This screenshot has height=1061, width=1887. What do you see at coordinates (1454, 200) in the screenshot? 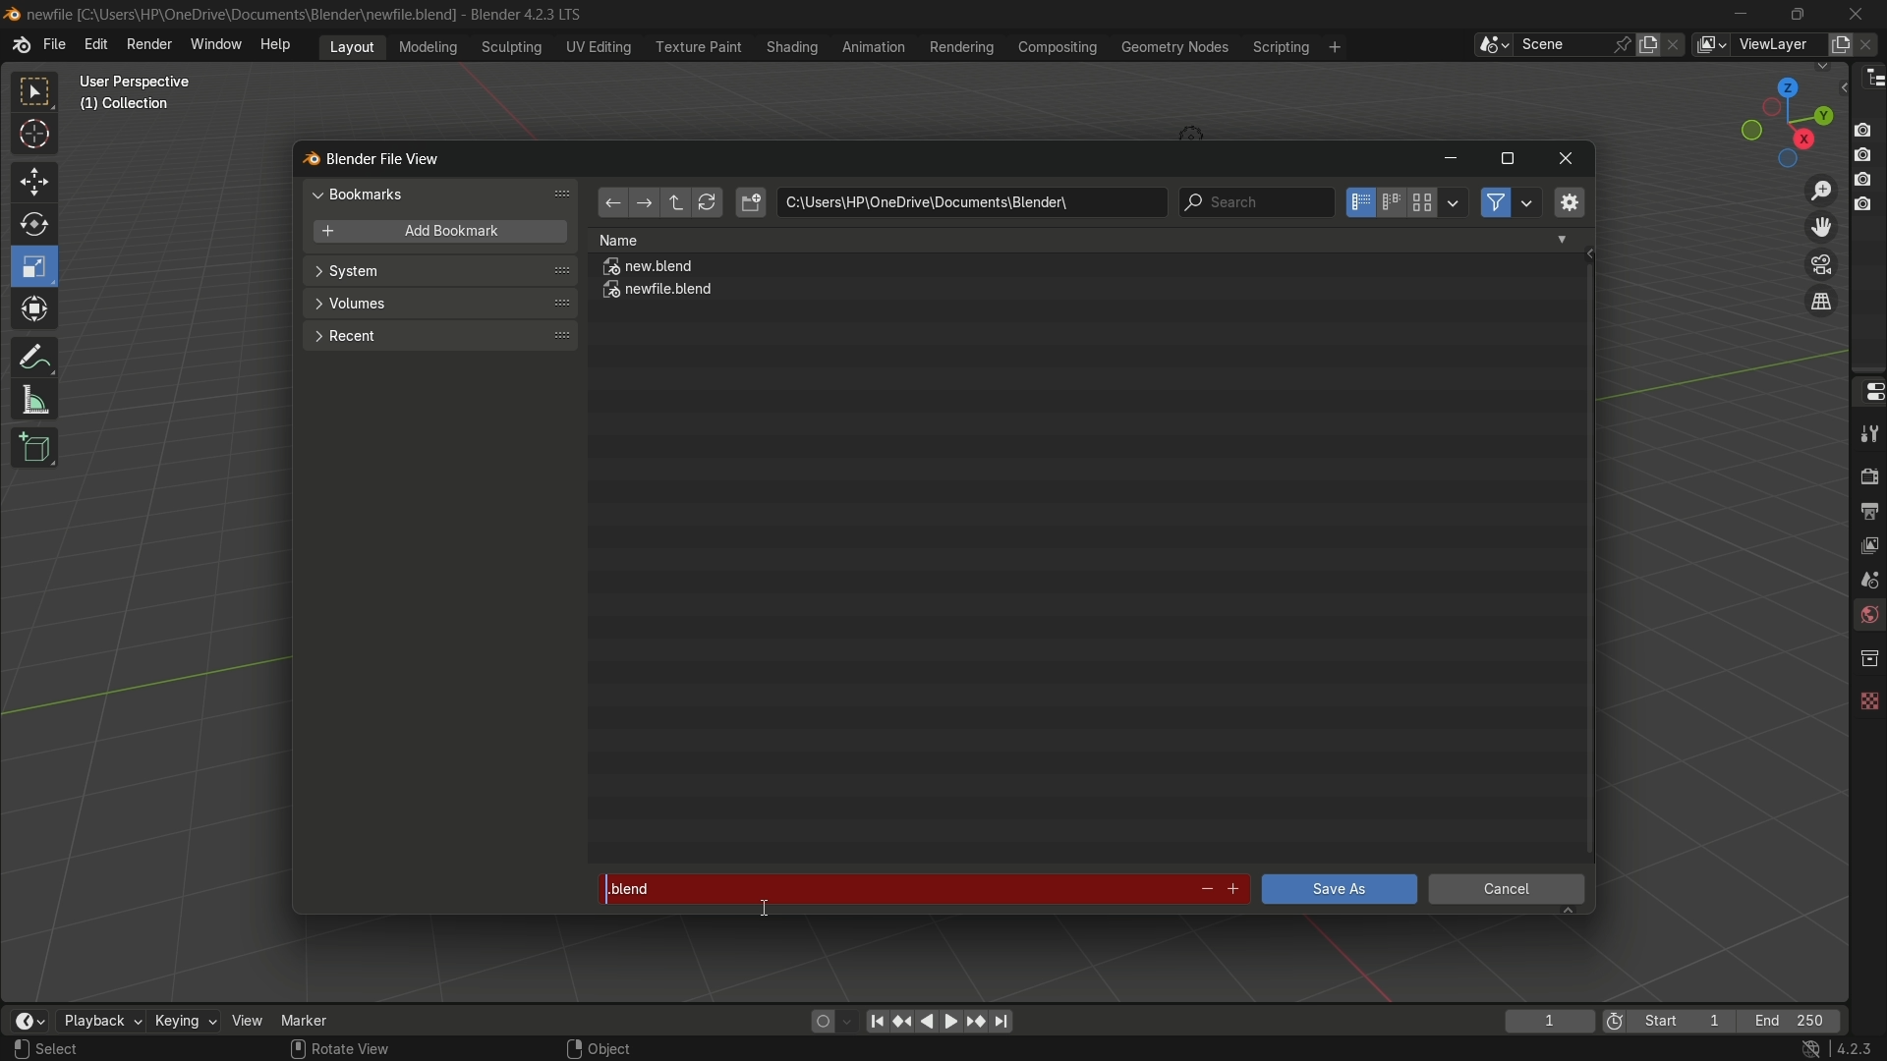
I see `display settings` at bounding box center [1454, 200].